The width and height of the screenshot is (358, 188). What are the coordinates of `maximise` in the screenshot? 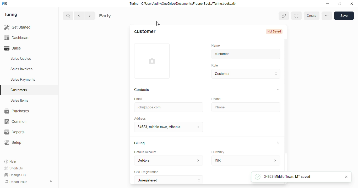 It's located at (341, 4).